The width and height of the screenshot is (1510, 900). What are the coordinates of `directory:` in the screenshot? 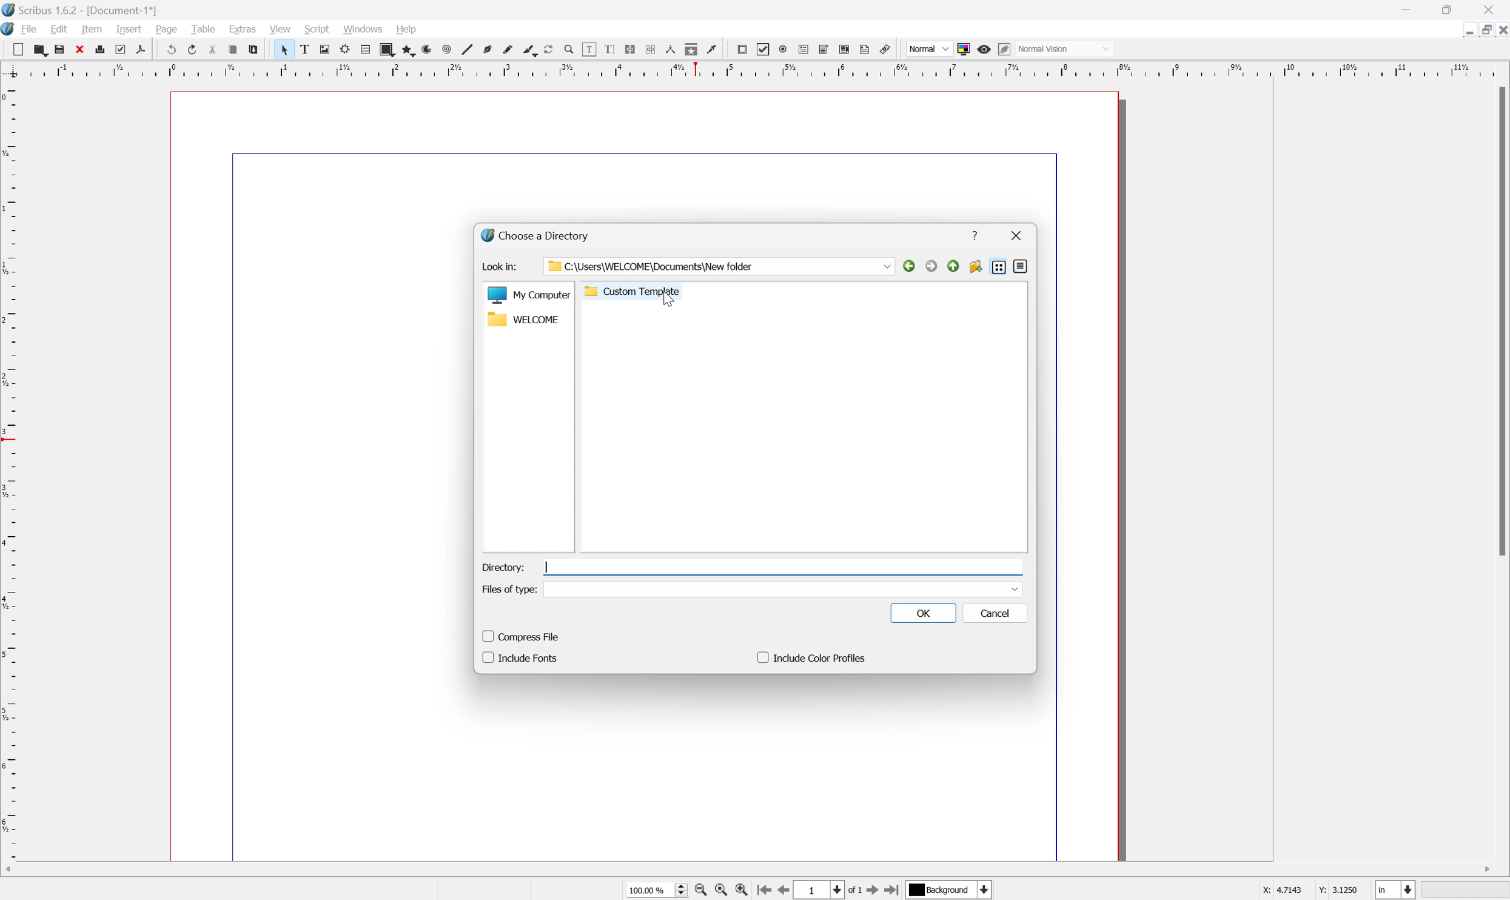 It's located at (506, 566).